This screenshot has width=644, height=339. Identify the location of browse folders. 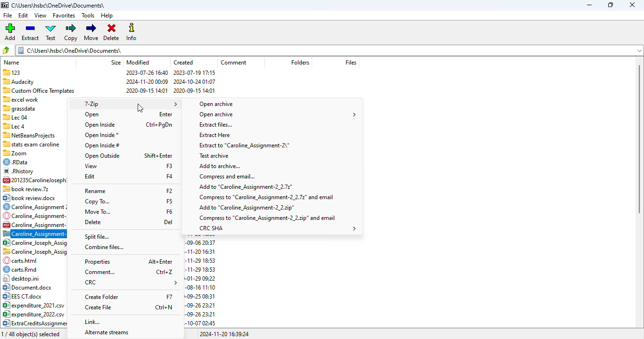
(6, 50).